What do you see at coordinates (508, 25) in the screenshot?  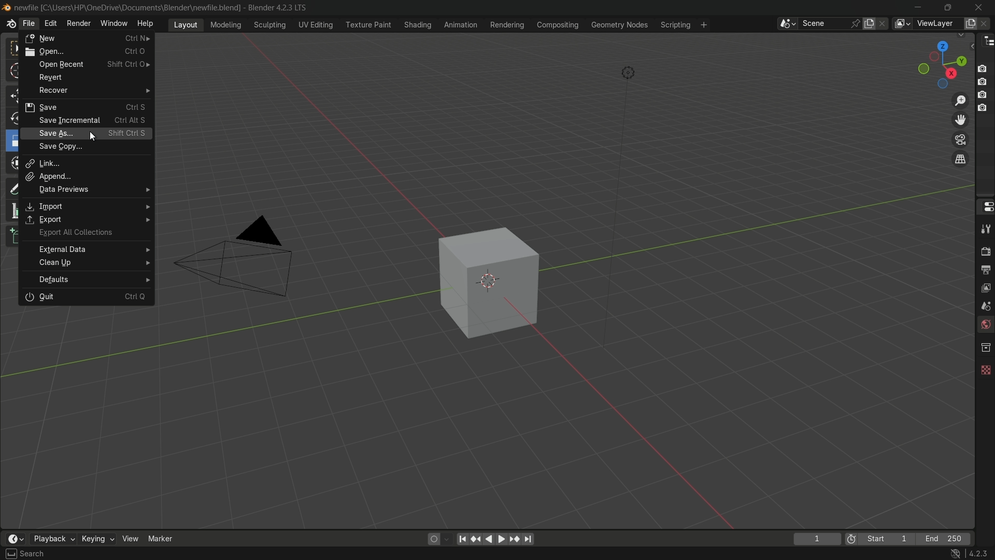 I see `rendering menu` at bounding box center [508, 25].